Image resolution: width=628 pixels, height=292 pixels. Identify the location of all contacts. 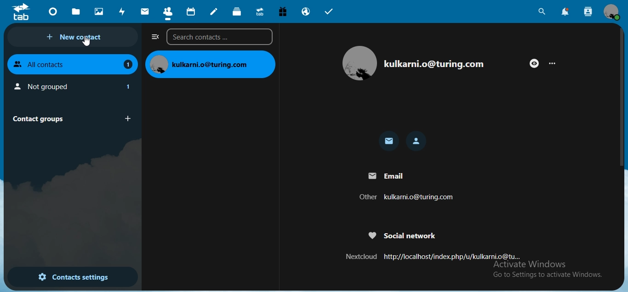
(72, 64).